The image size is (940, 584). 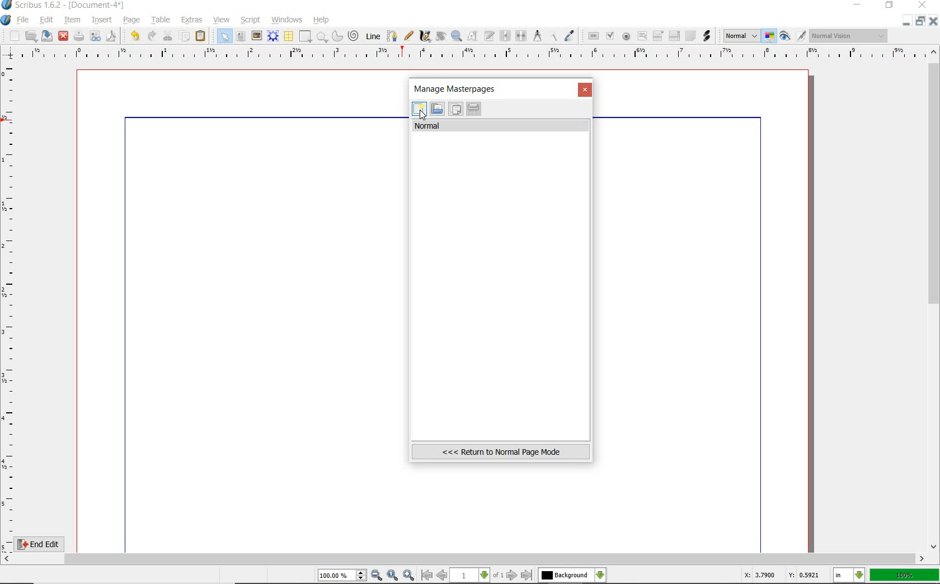 I want to click on pdf check box, so click(x=609, y=36).